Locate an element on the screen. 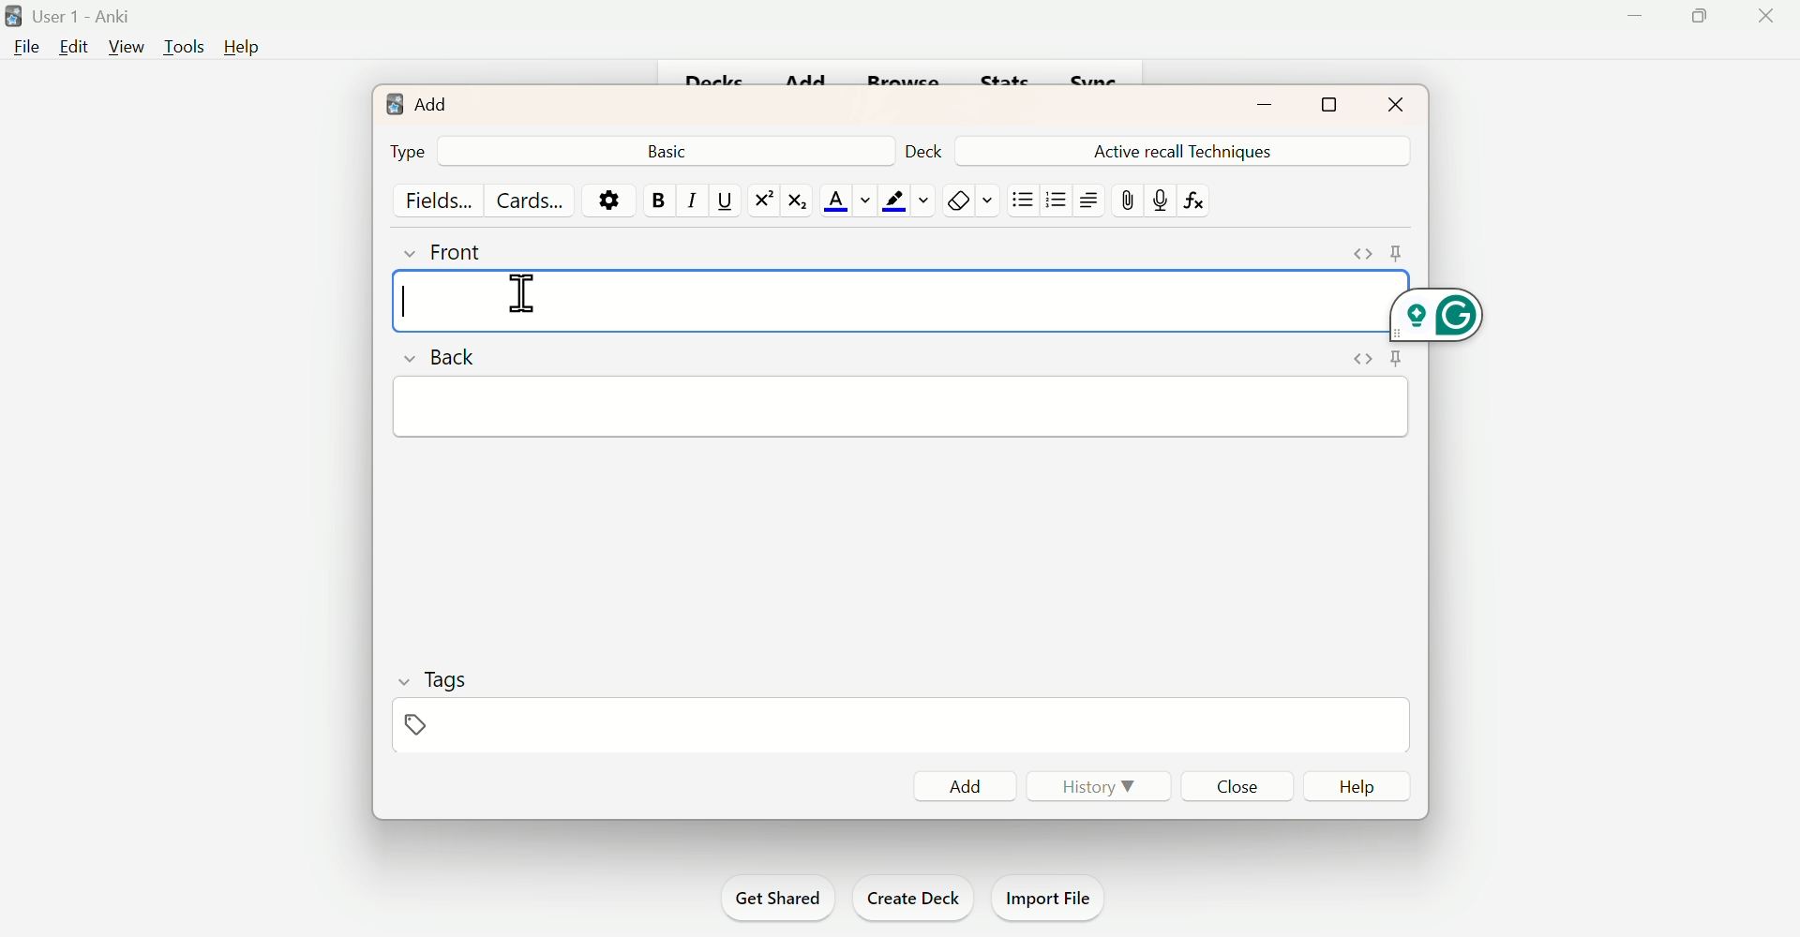  Maximise is located at coordinates (1341, 104).